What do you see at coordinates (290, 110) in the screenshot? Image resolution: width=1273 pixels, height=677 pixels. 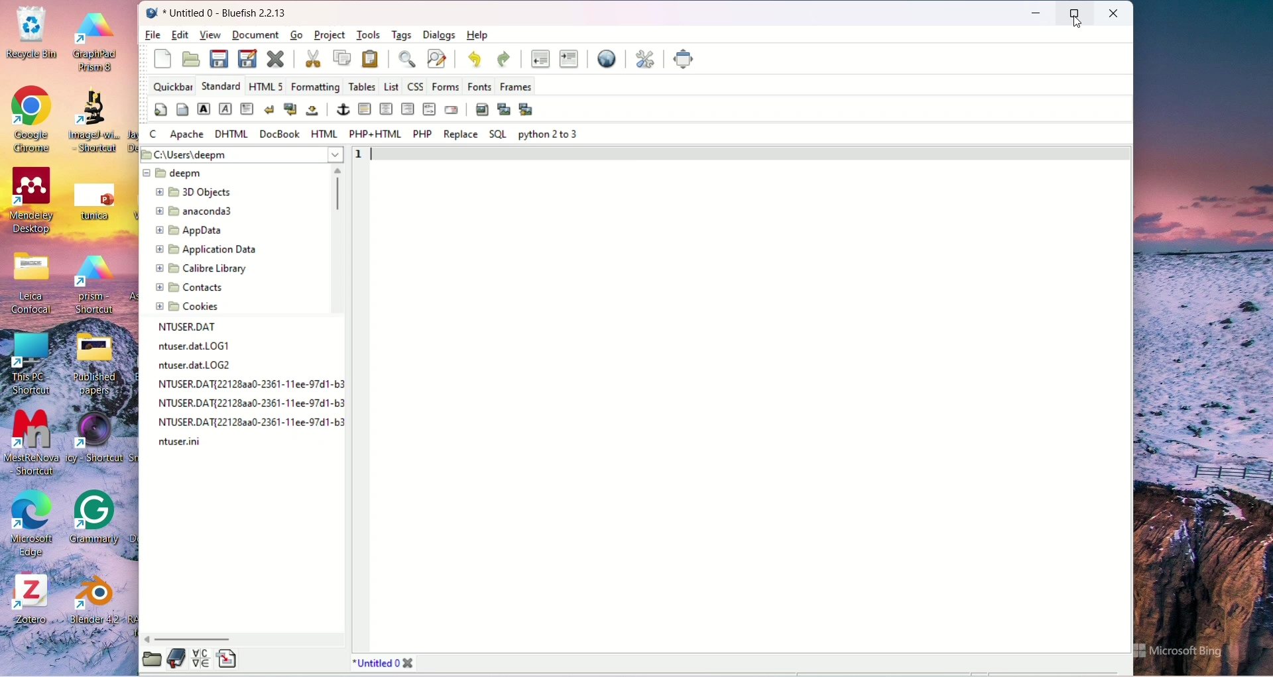 I see `break and clear` at bounding box center [290, 110].